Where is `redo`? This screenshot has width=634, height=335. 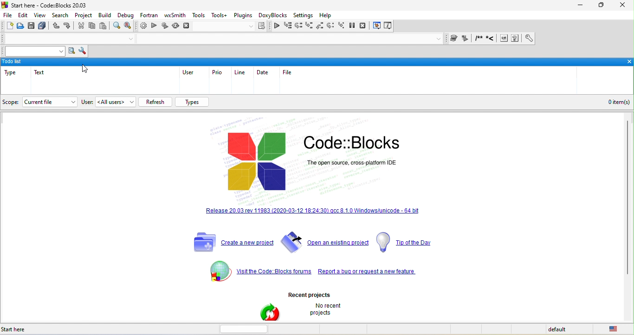 redo is located at coordinates (67, 27).